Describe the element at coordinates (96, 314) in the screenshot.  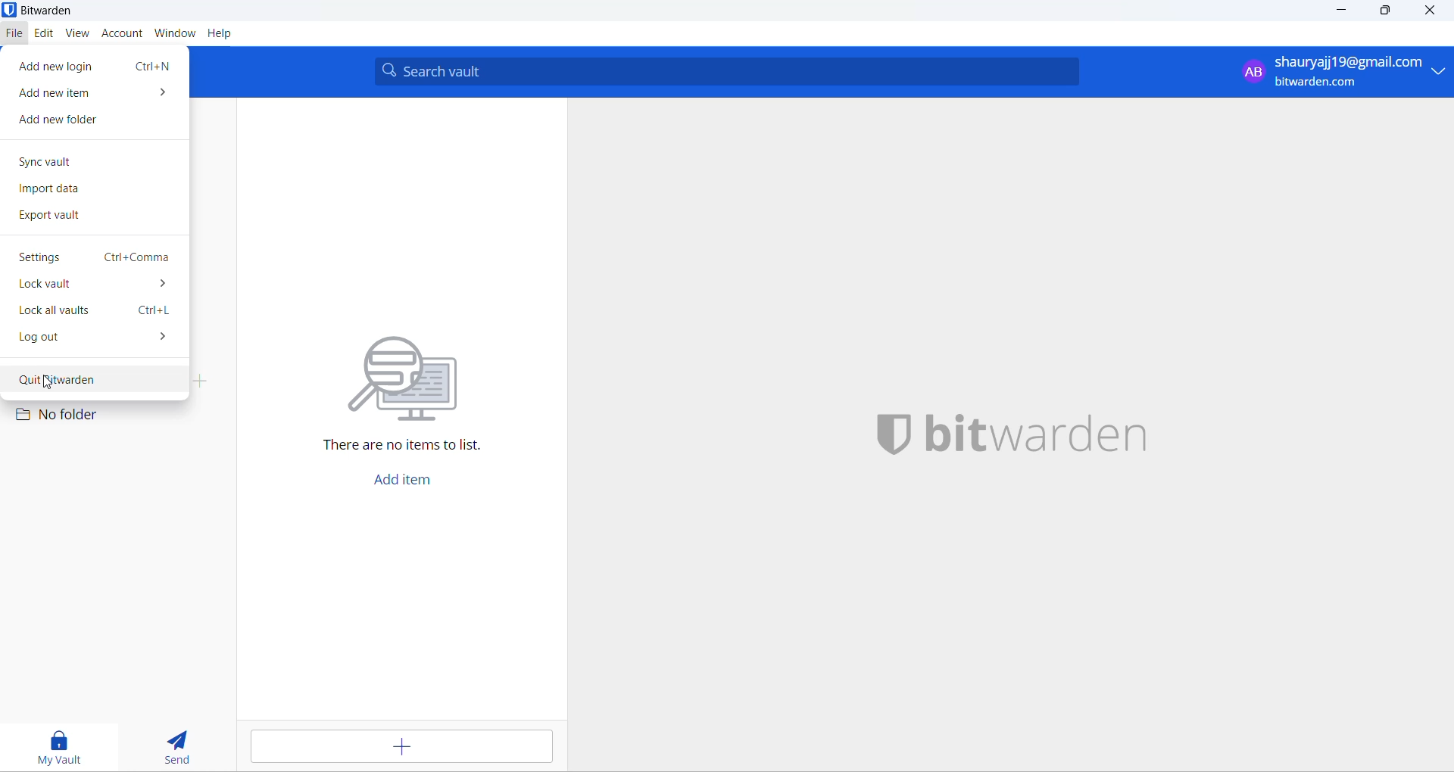
I see `lock all vaults` at that location.